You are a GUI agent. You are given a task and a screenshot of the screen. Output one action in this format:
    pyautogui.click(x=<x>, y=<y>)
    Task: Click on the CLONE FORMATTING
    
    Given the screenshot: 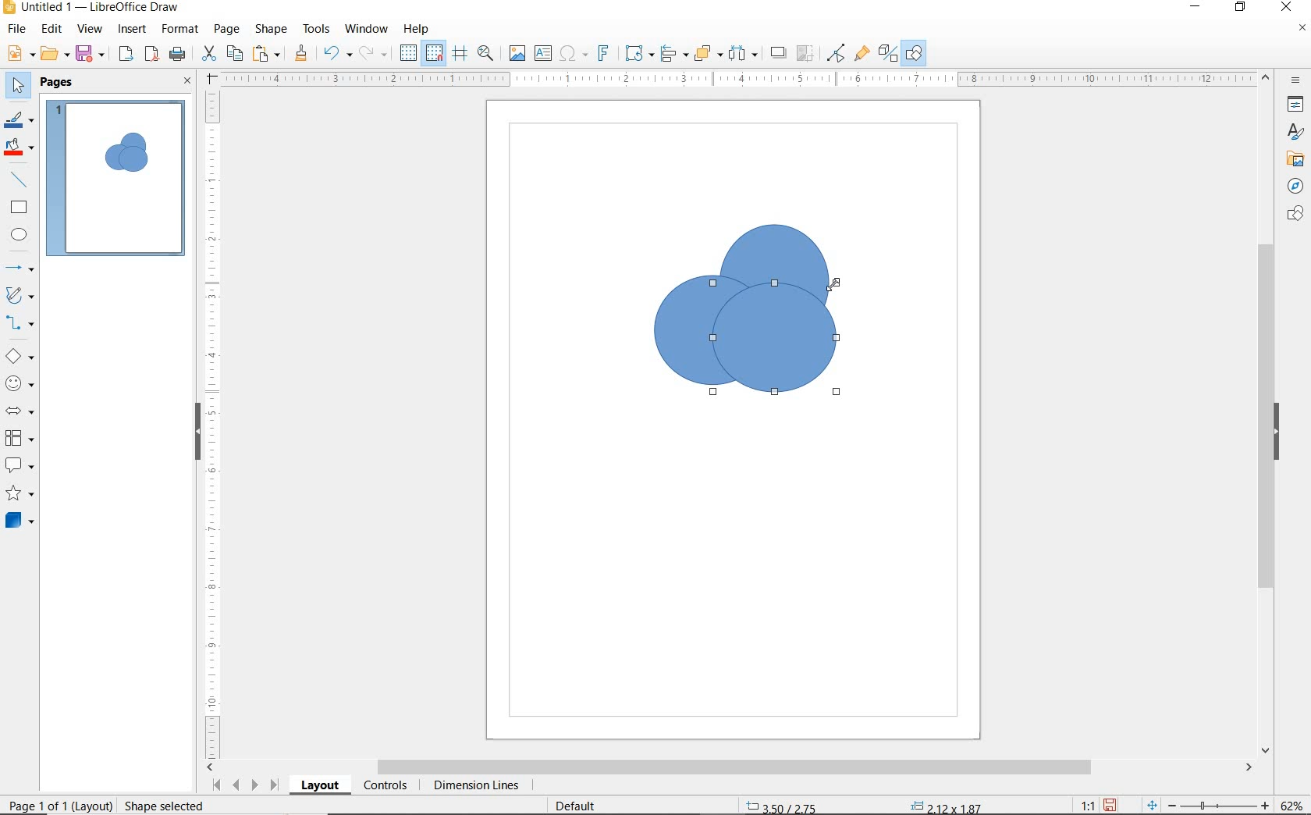 What is the action you would take?
    pyautogui.click(x=300, y=53)
    